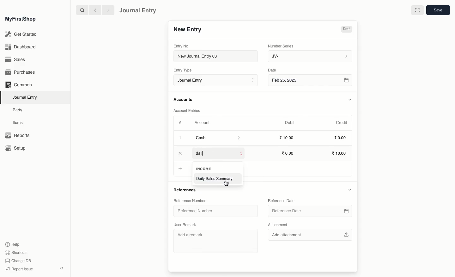  Describe the element at coordinates (281, 46) in the screenshot. I see `‘Number Series` at that location.